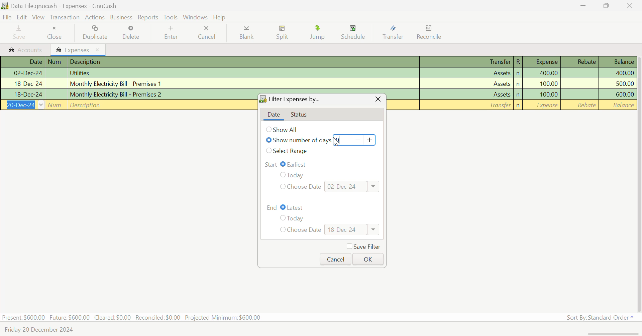 The height and width of the screenshot is (336, 642). What do you see at coordinates (290, 152) in the screenshot?
I see `Select Range` at bounding box center [290, 152].